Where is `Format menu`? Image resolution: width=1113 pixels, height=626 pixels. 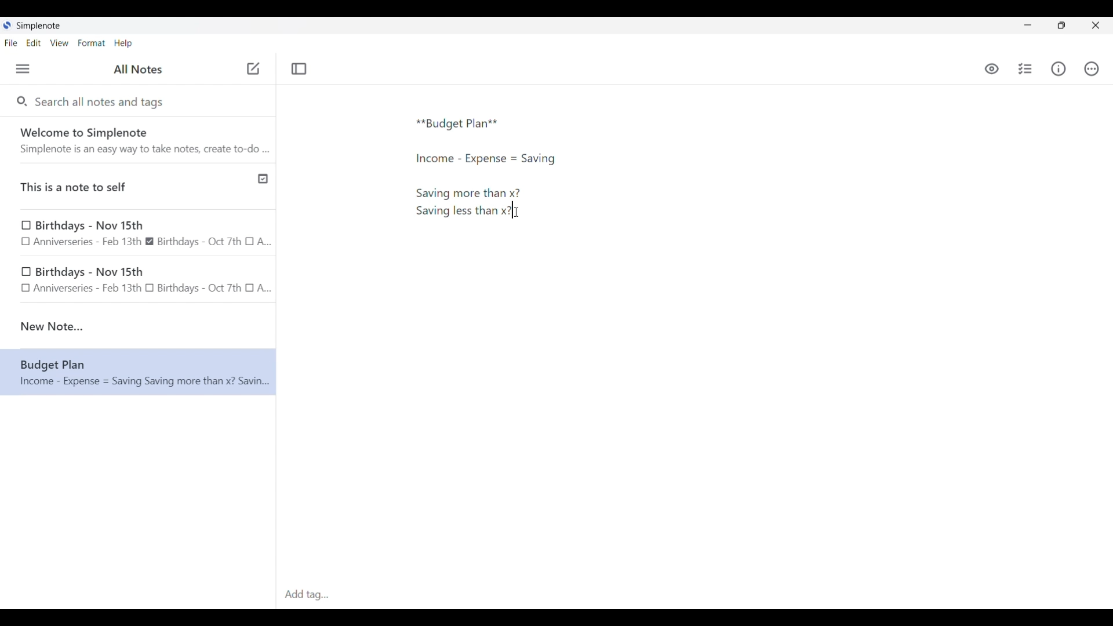
Format menu is located at coordinates (92, 43).